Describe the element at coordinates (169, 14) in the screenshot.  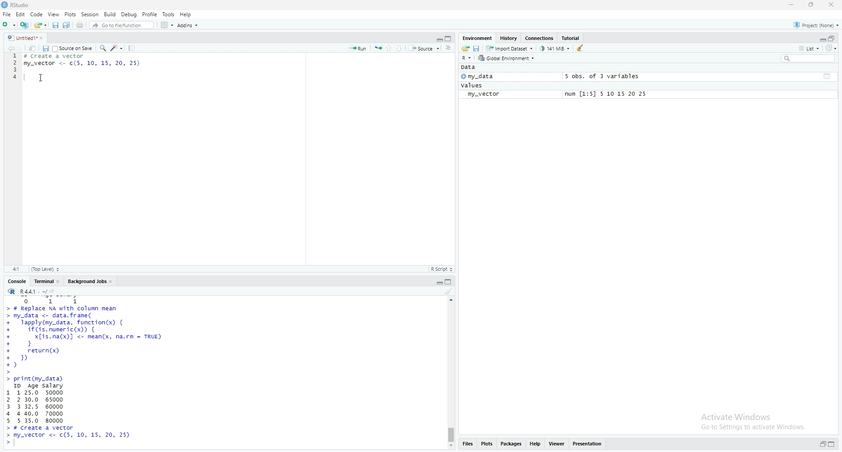
I see `tools` at that location.